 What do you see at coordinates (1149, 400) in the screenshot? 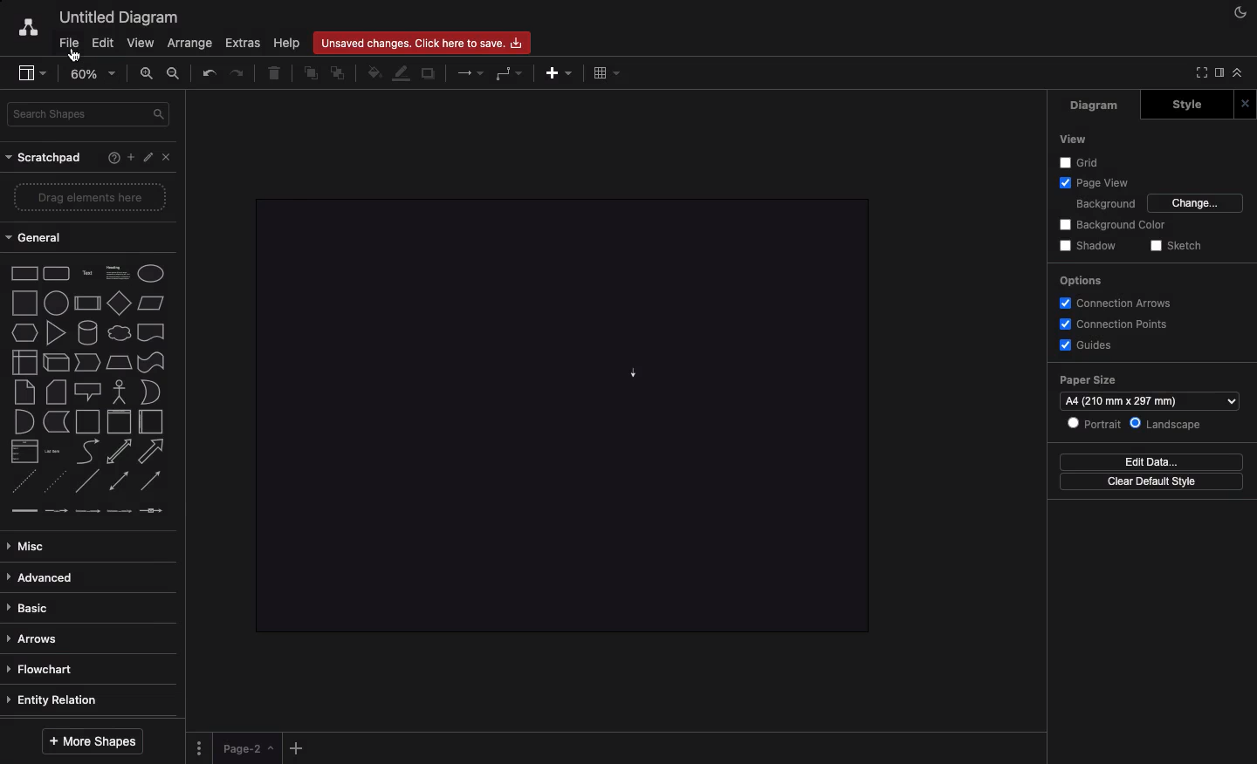
I see `A4 (210 mm x 297 mm)` at bounding box center [1149, 400].